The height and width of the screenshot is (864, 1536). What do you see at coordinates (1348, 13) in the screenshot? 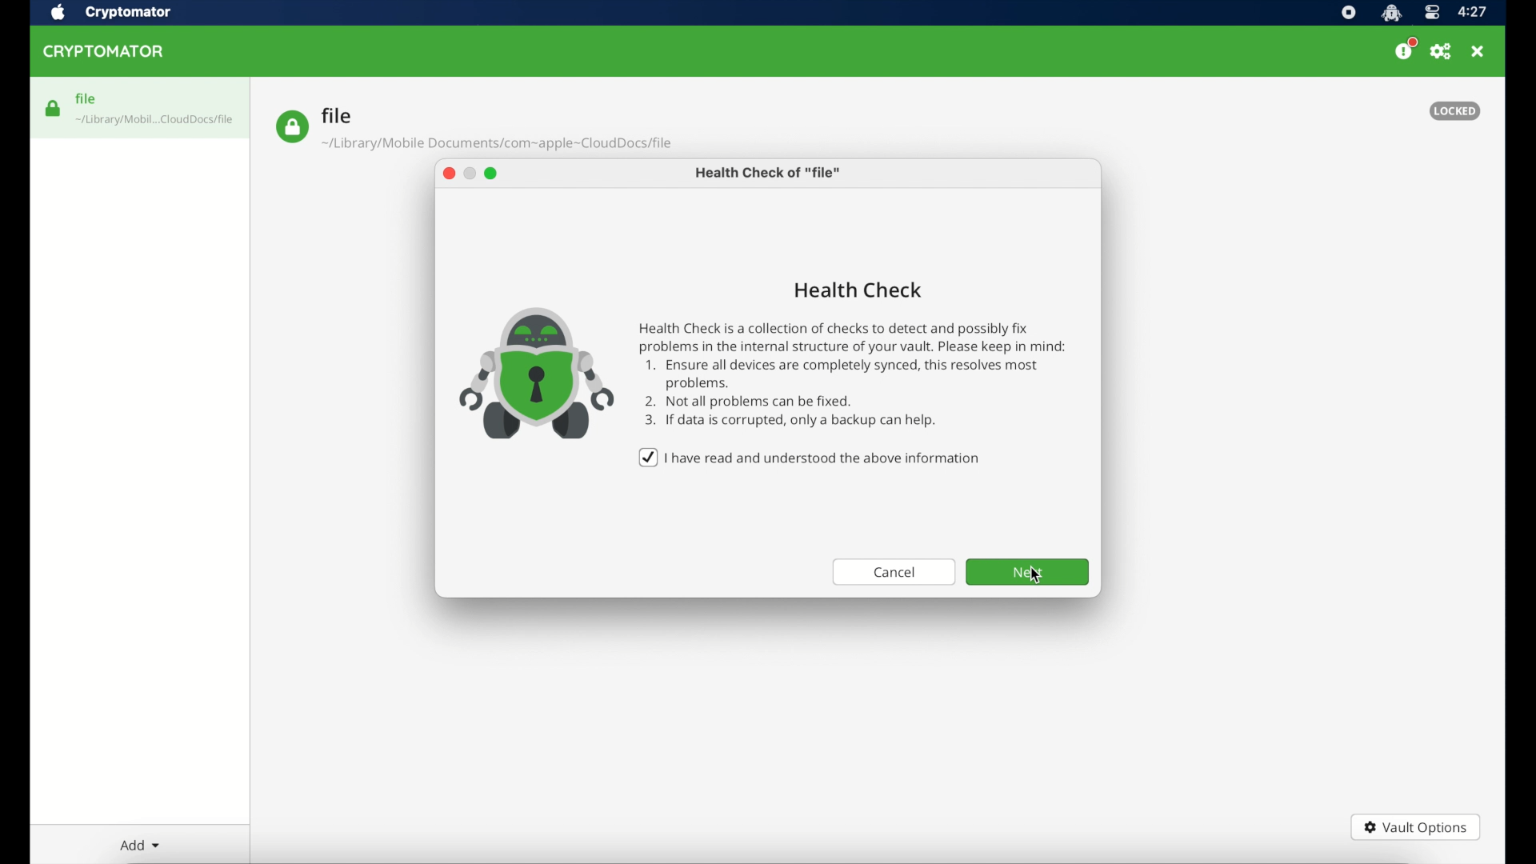
I see `screen recorder icon` at bounding box center [1348, 13].